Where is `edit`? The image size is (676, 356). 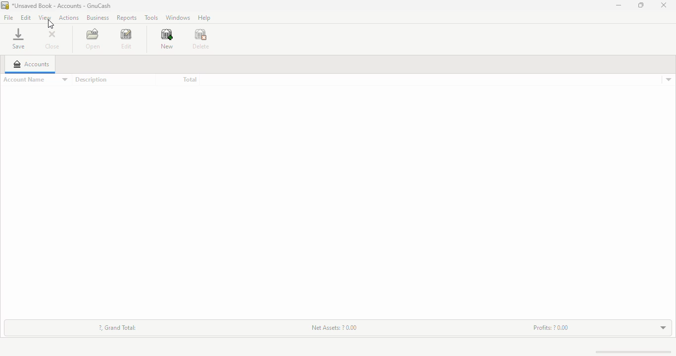
edit is located at coordinates (26, 17).